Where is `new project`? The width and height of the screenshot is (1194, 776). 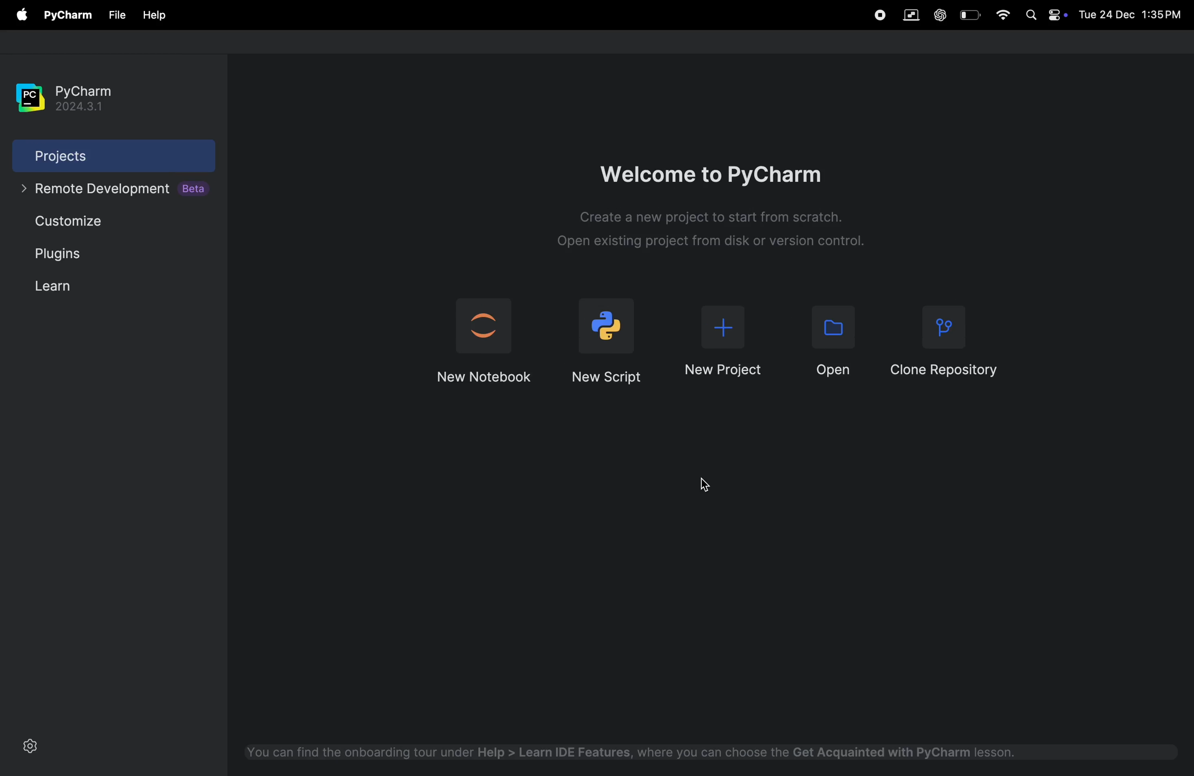
new project is located at coordinates (722, 345).